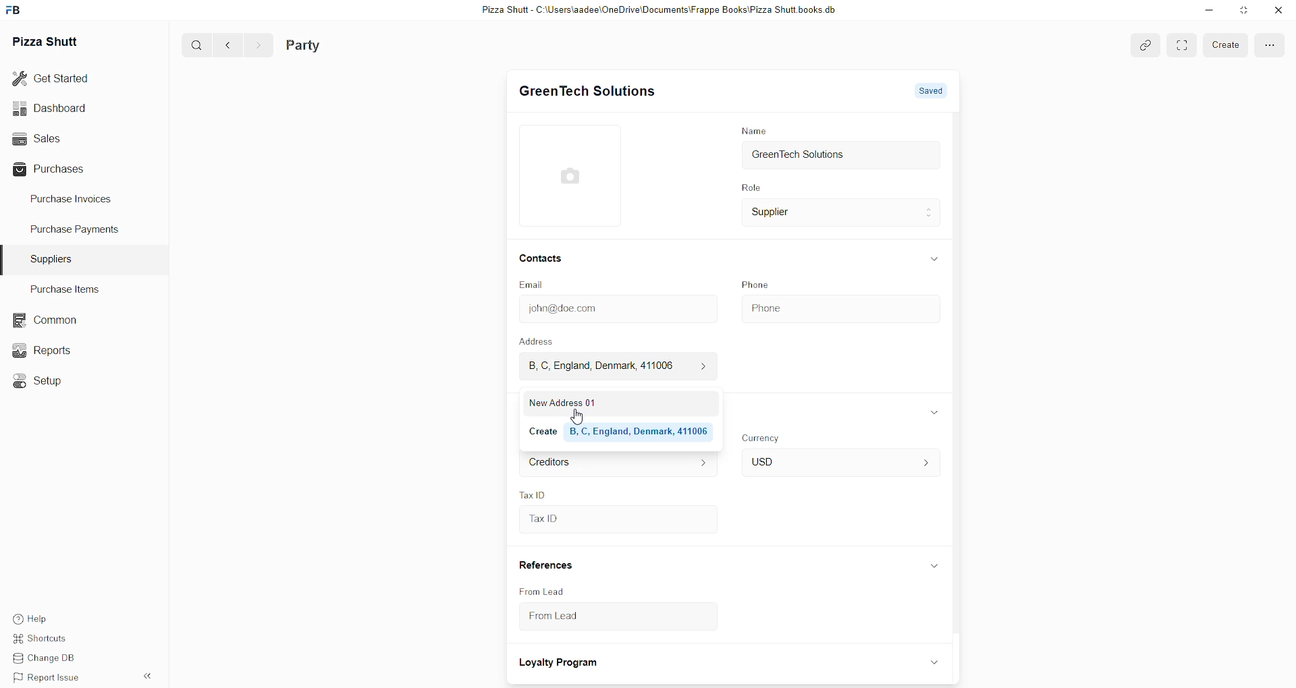 The width and height of the screenshot is (1296, 688). I want to click on Supplier, so click(842, 214).